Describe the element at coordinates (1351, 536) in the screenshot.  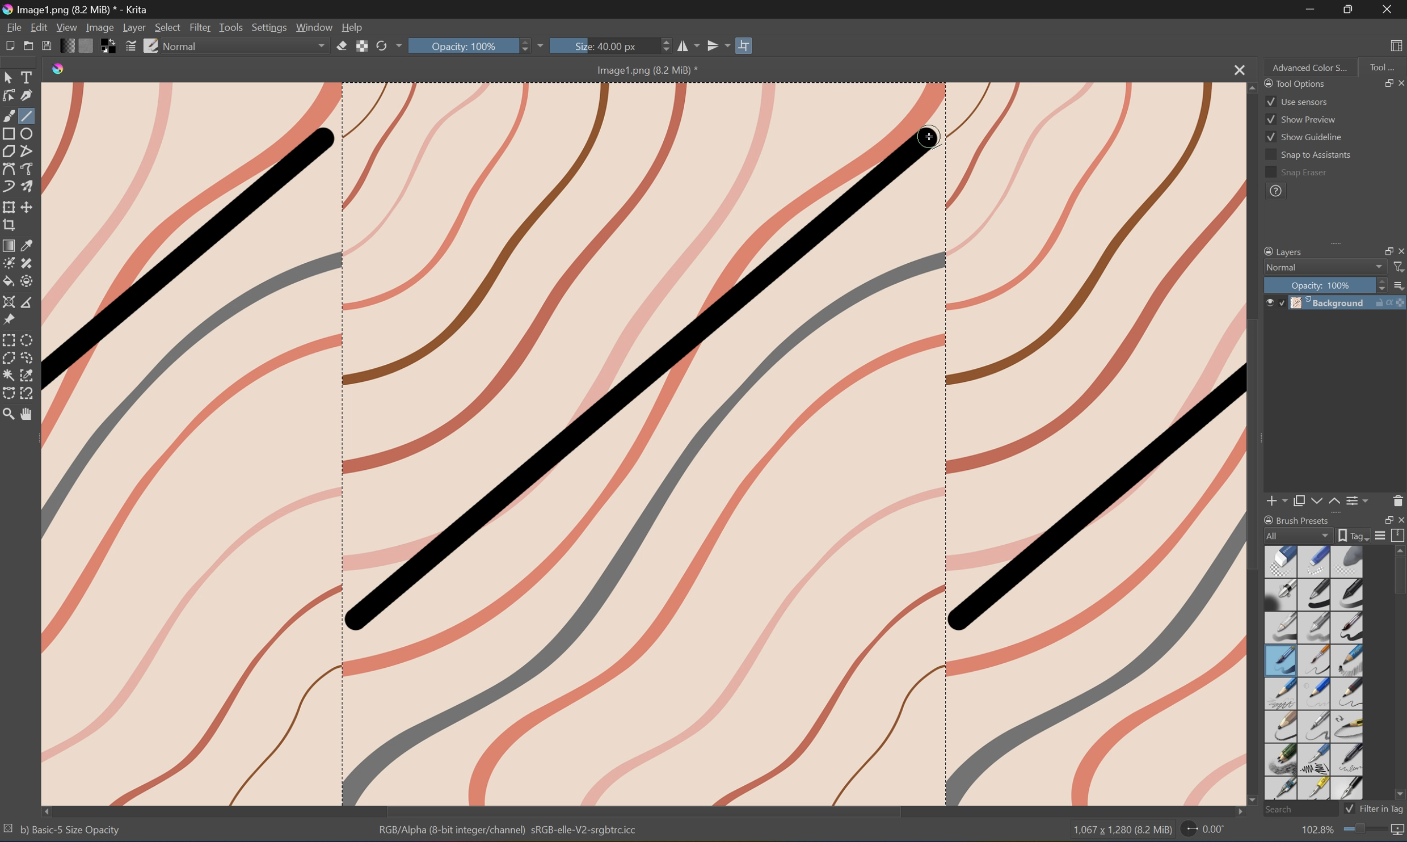
I see `Show the tag box options` at that location.